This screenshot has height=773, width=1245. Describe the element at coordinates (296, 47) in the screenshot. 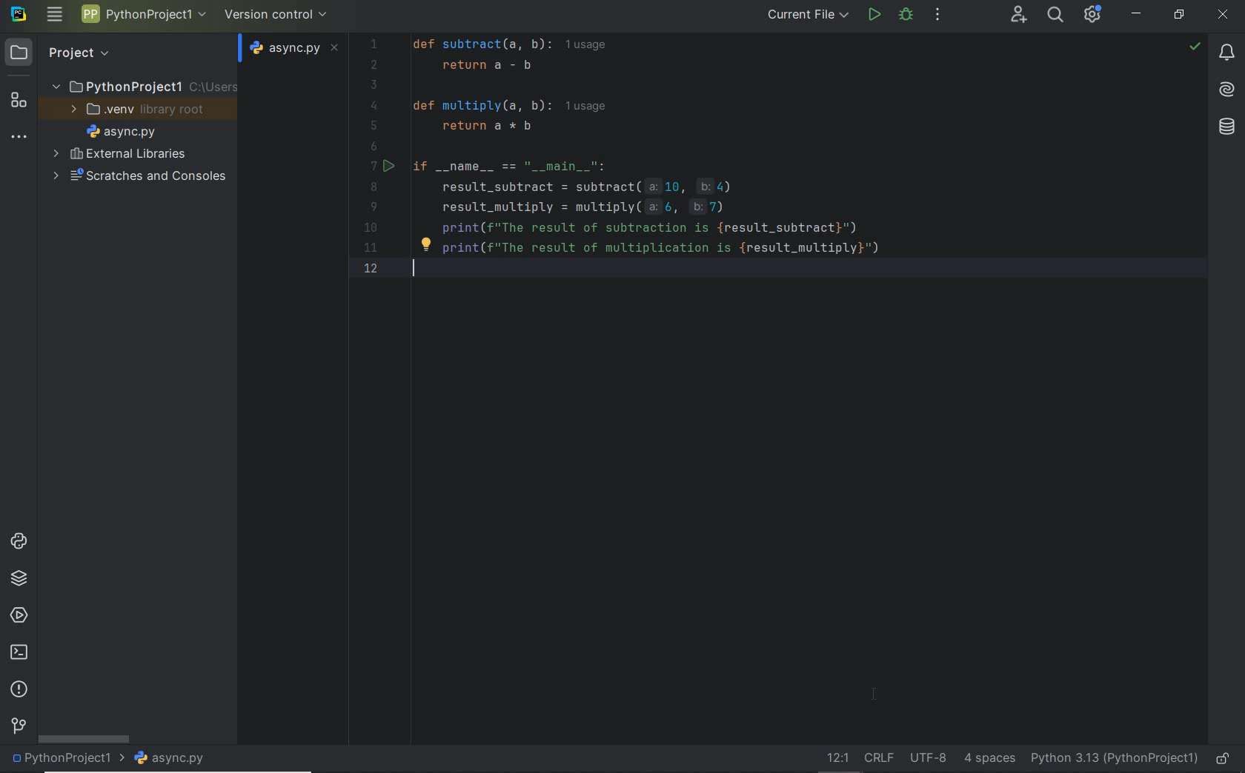

I see `file name` at that location.